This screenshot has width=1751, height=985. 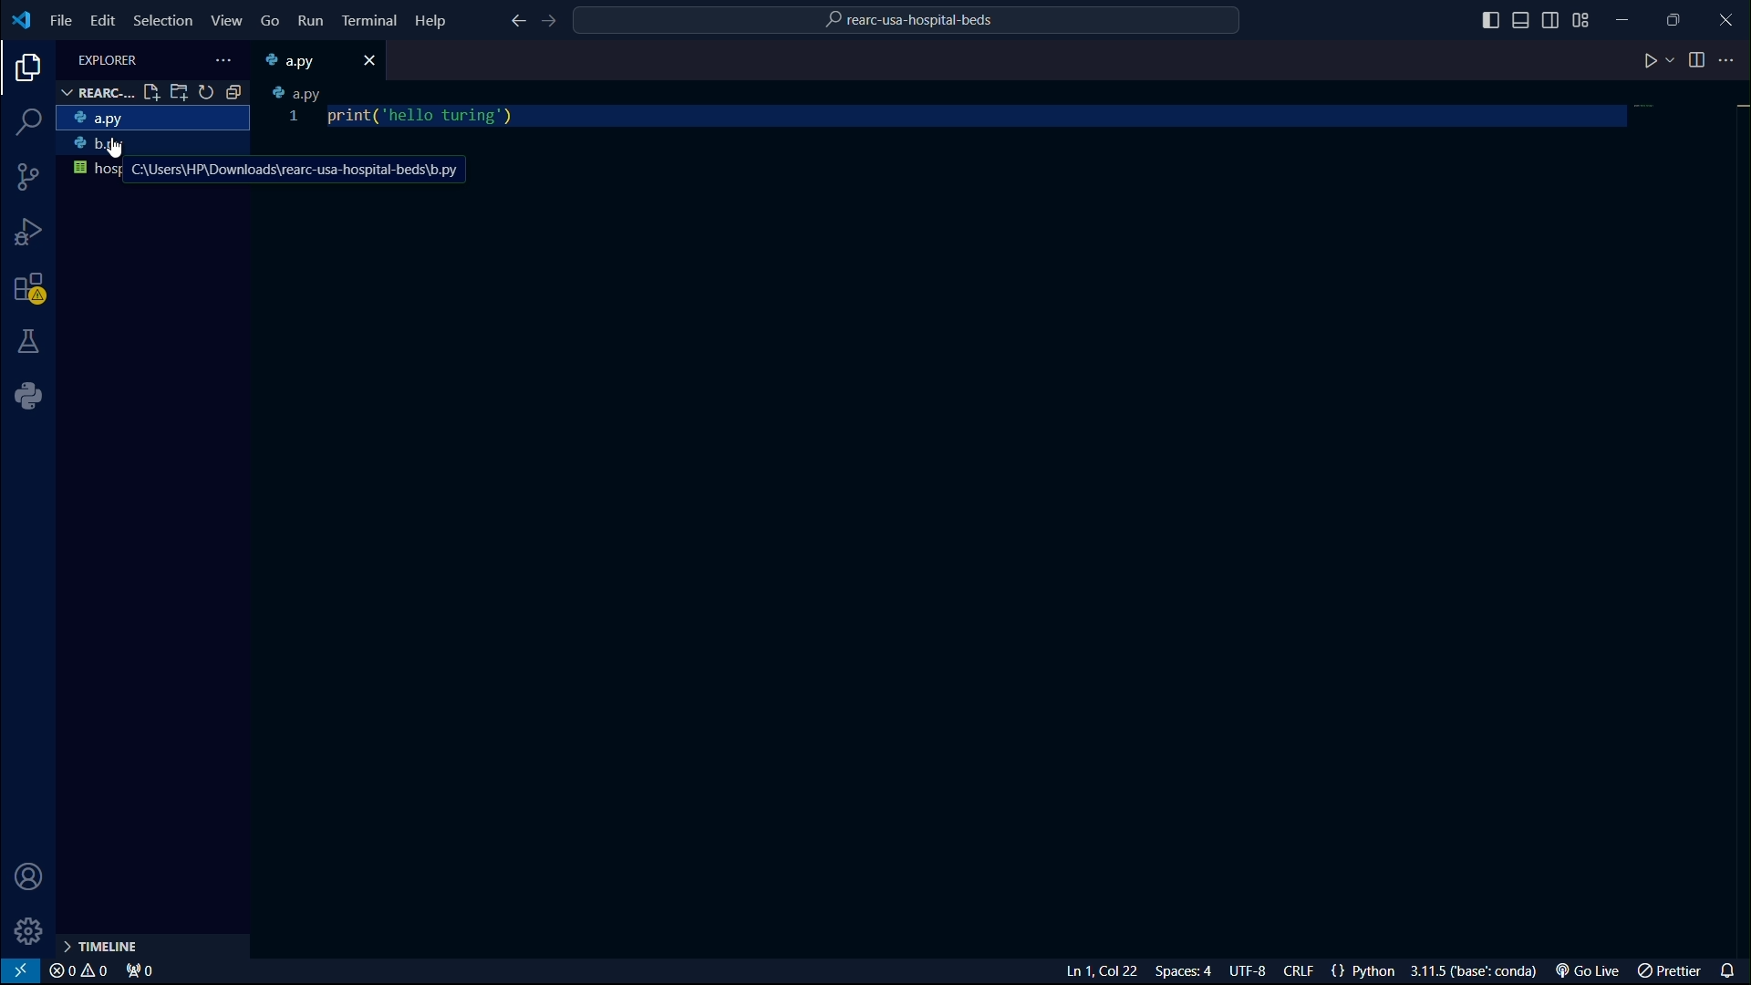 I want to click on REARC-..., so click(x=93, y=93).